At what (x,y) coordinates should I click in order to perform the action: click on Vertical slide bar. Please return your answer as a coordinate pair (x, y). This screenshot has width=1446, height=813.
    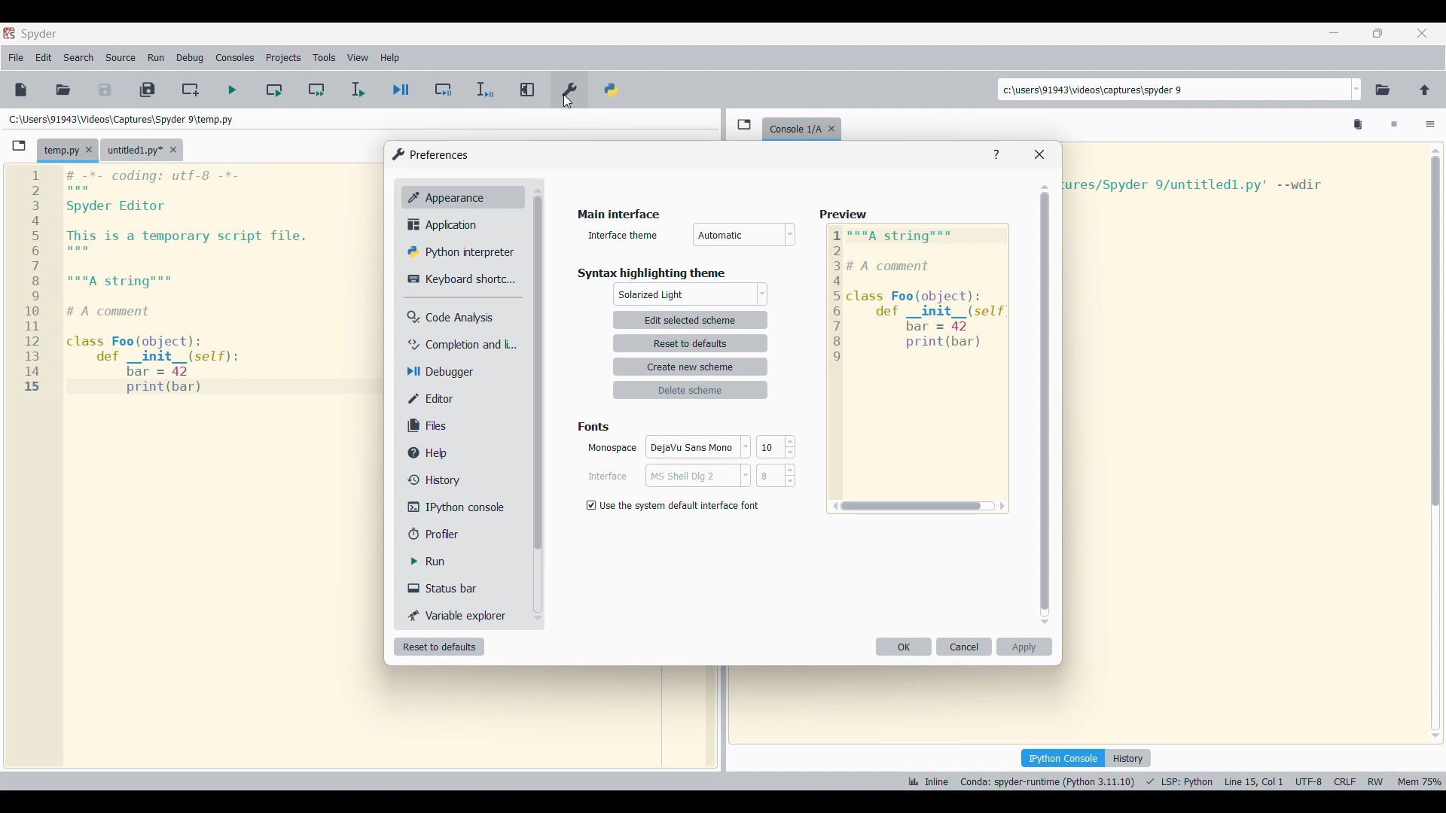
    Looking at the image, I should click on (1436, 442).